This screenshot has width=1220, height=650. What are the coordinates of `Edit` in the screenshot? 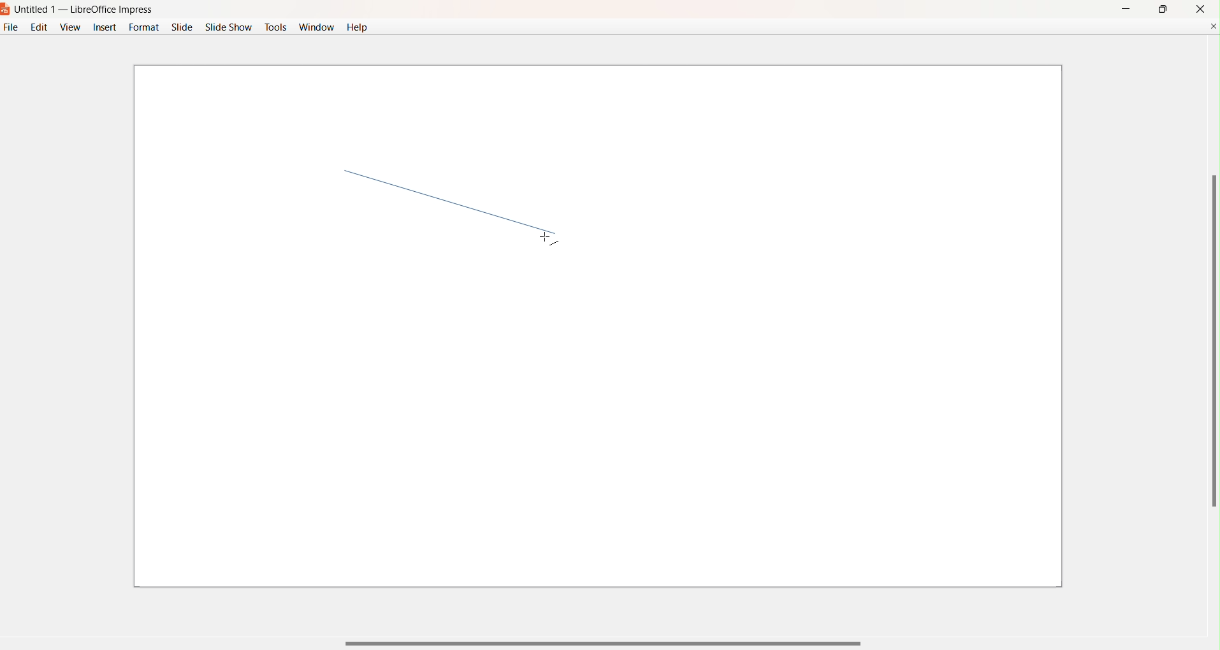 It's located at (39, 27).